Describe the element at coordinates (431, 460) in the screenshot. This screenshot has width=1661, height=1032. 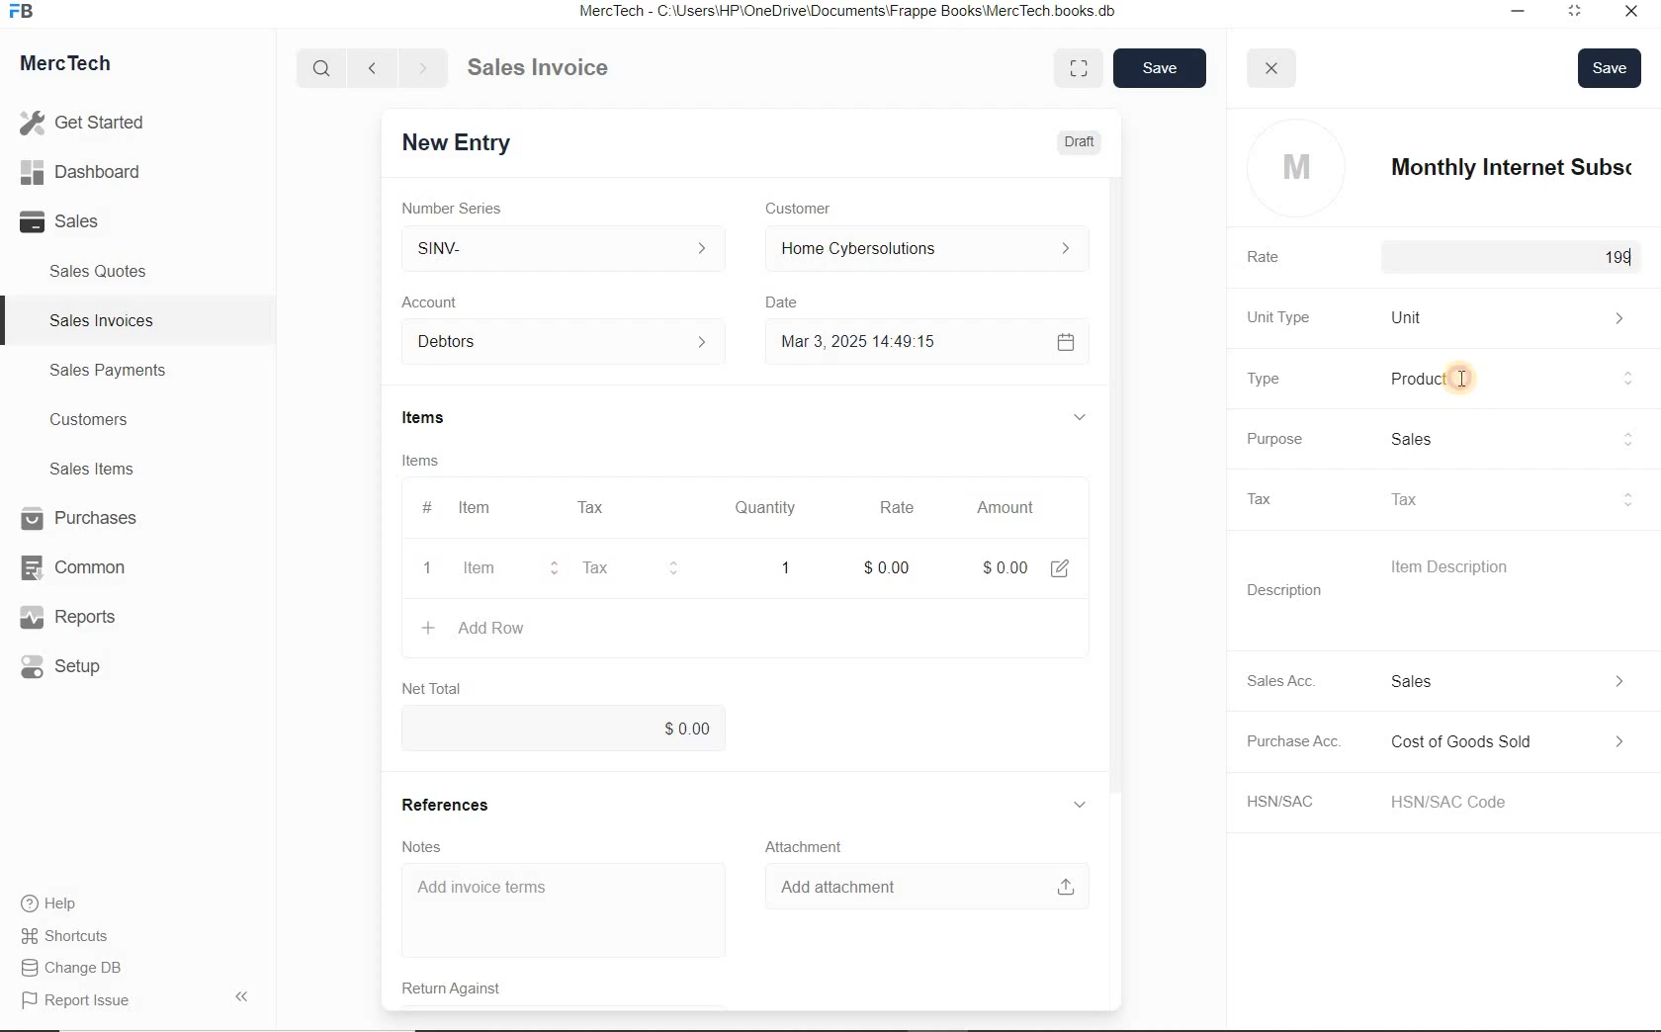
I see `Items` at that location.